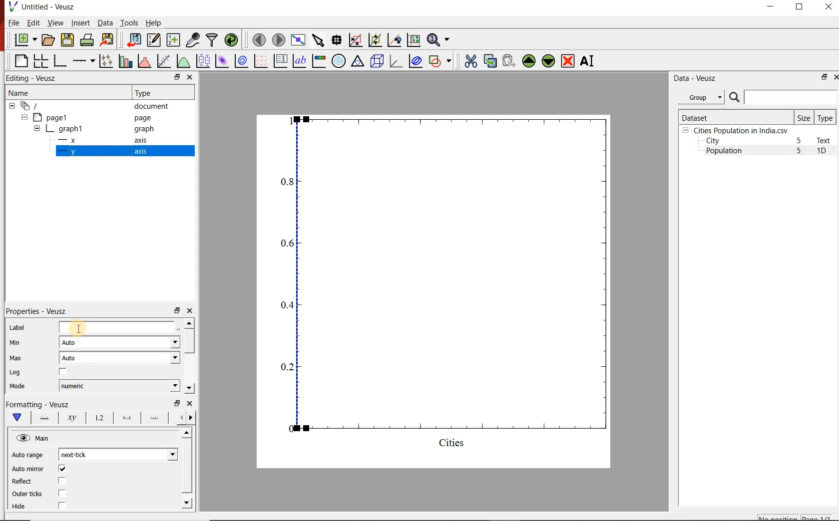 The height and width of the screenshot is (521, 839). Describe the element at coordinates (446, 289) in the screenshot. I see `graph1` at that location.